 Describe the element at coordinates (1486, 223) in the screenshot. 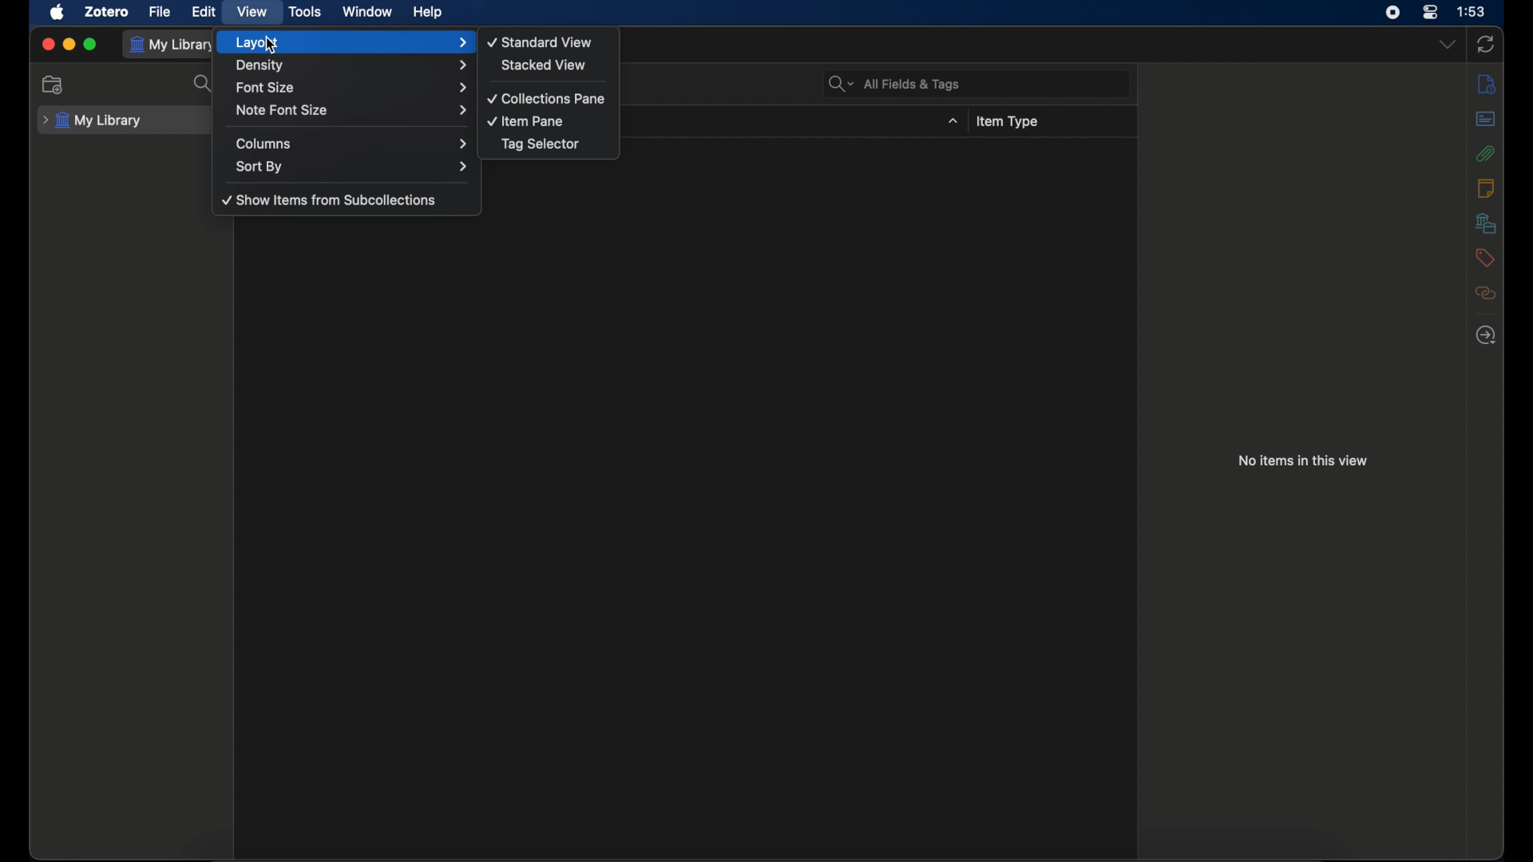

I see `libraries` at that location.